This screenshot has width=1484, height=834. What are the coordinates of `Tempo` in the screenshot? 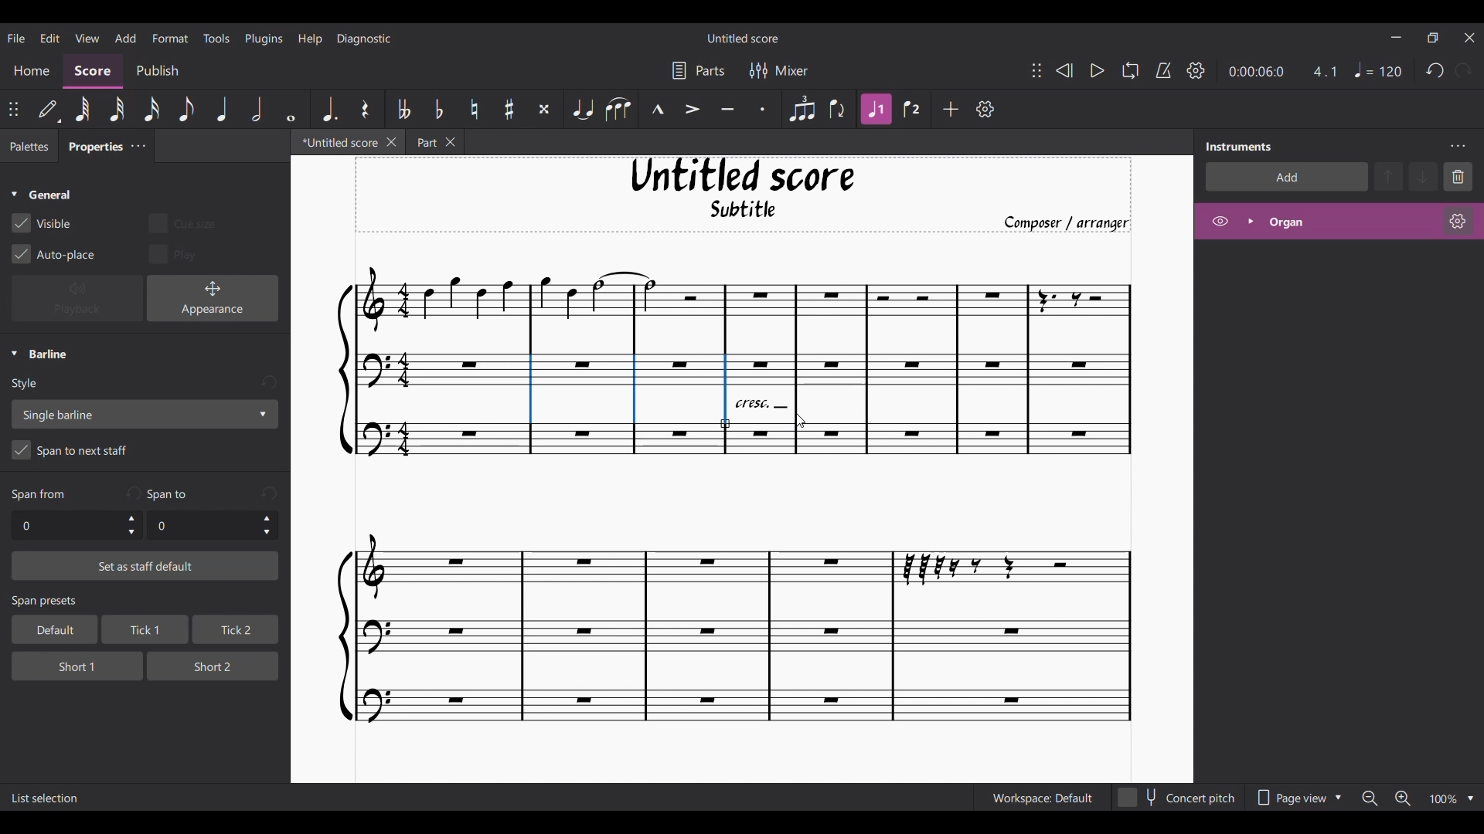 It's located at (1378, 70).